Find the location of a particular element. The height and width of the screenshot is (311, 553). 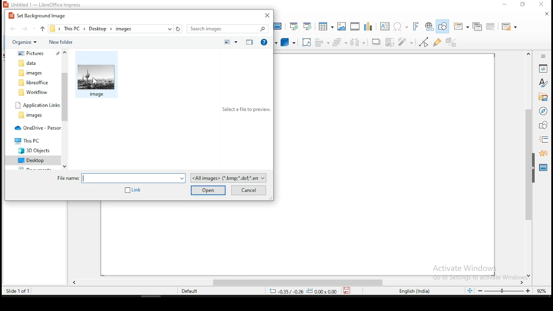

set background image is located at coordinates (38, 15).